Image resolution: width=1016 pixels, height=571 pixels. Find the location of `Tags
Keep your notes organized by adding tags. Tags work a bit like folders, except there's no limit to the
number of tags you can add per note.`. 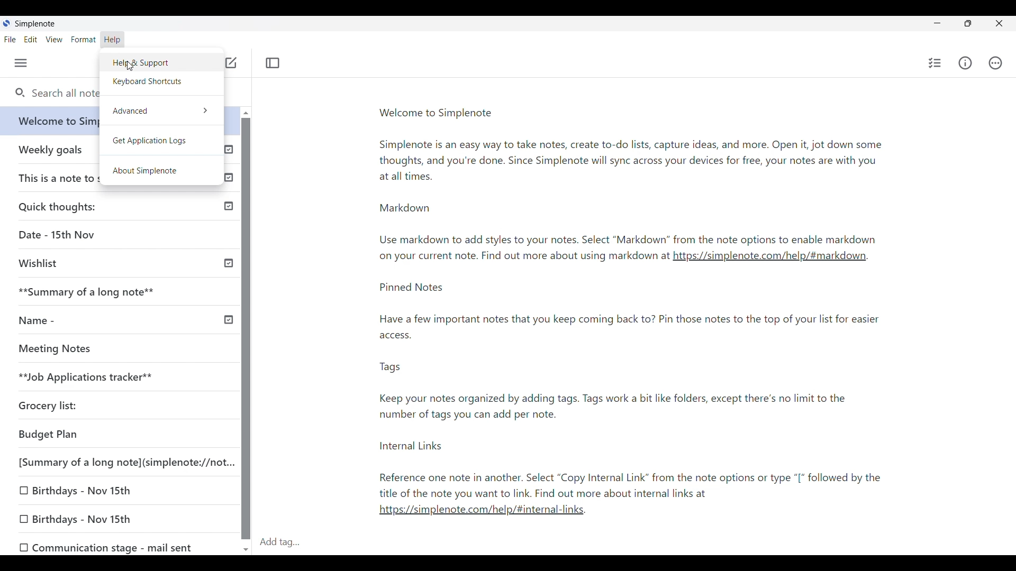

Tags
Keep your notes organized by adding tags. Tags work a bit like folders, except there's no limit to the
number of tags you can add per note. is located at coordinates (617, 390).